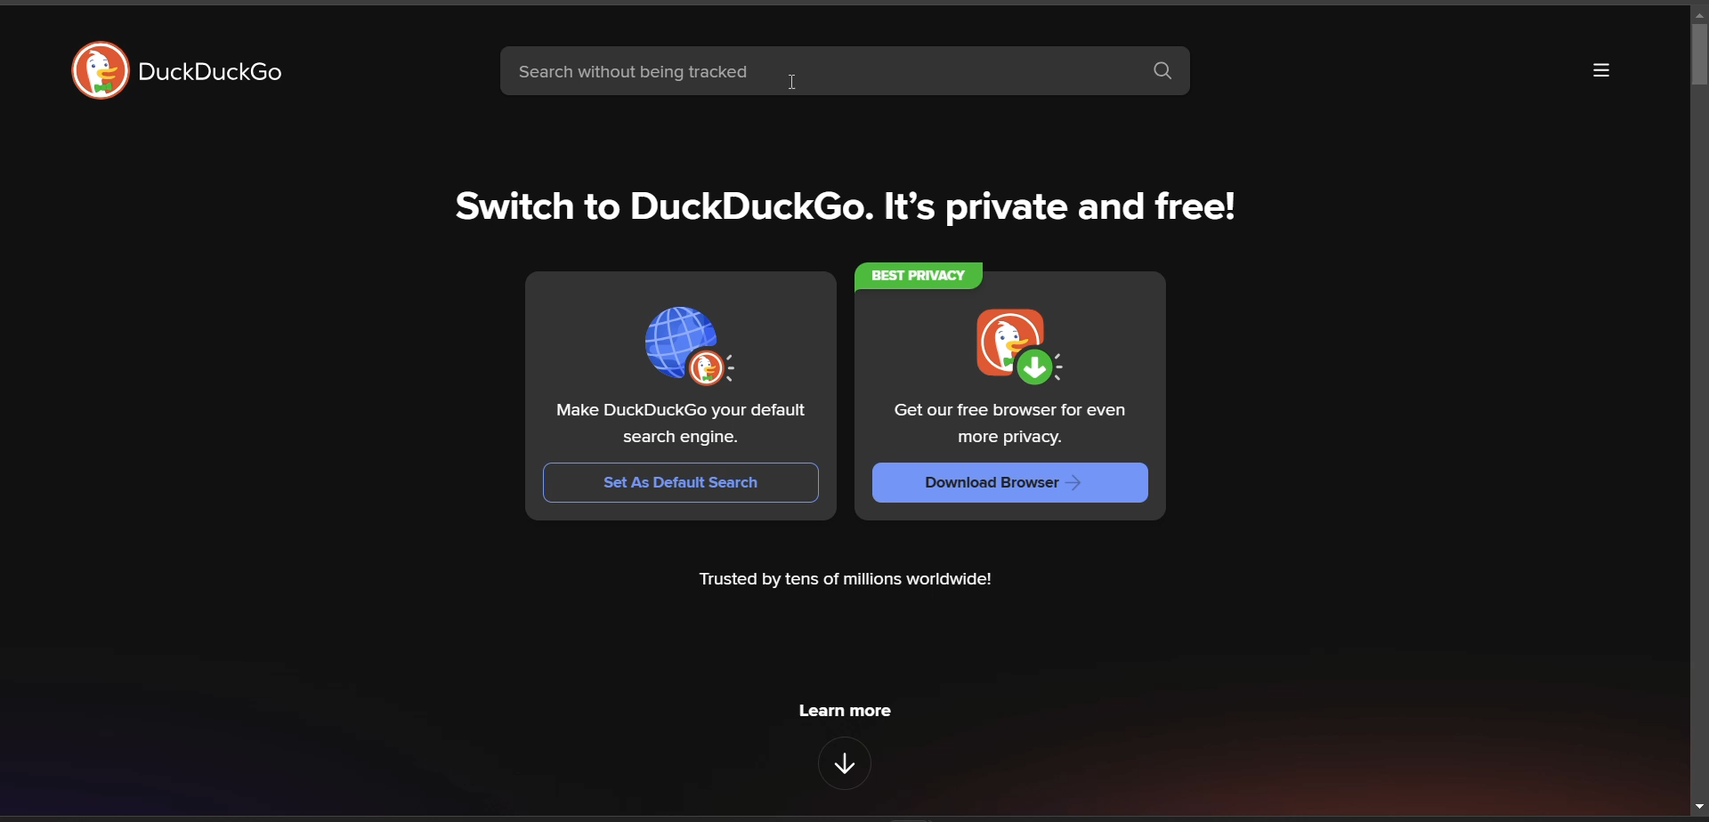 This screenshot has width=1709, height=822. I want to click on features, so click(847, 764).